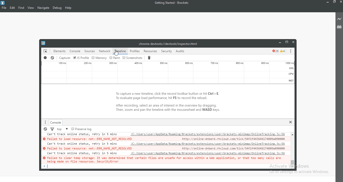 This screenshot has width=343, height=182. What do you see at coordinates (45, 129) in the screenshot?
I see `Pause` at bounding box center [45, 129].